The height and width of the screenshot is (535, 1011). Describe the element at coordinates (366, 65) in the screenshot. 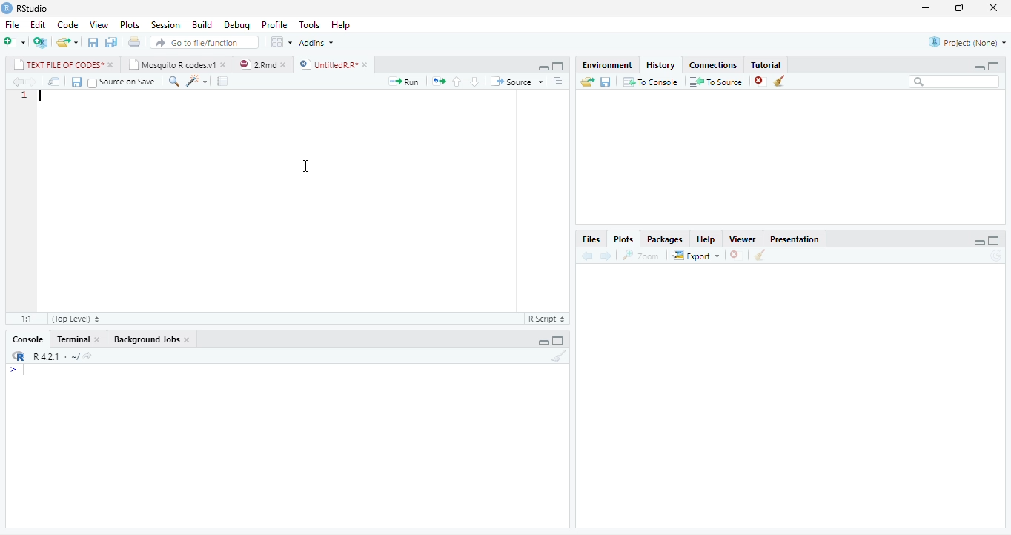

I see `close` at that location.